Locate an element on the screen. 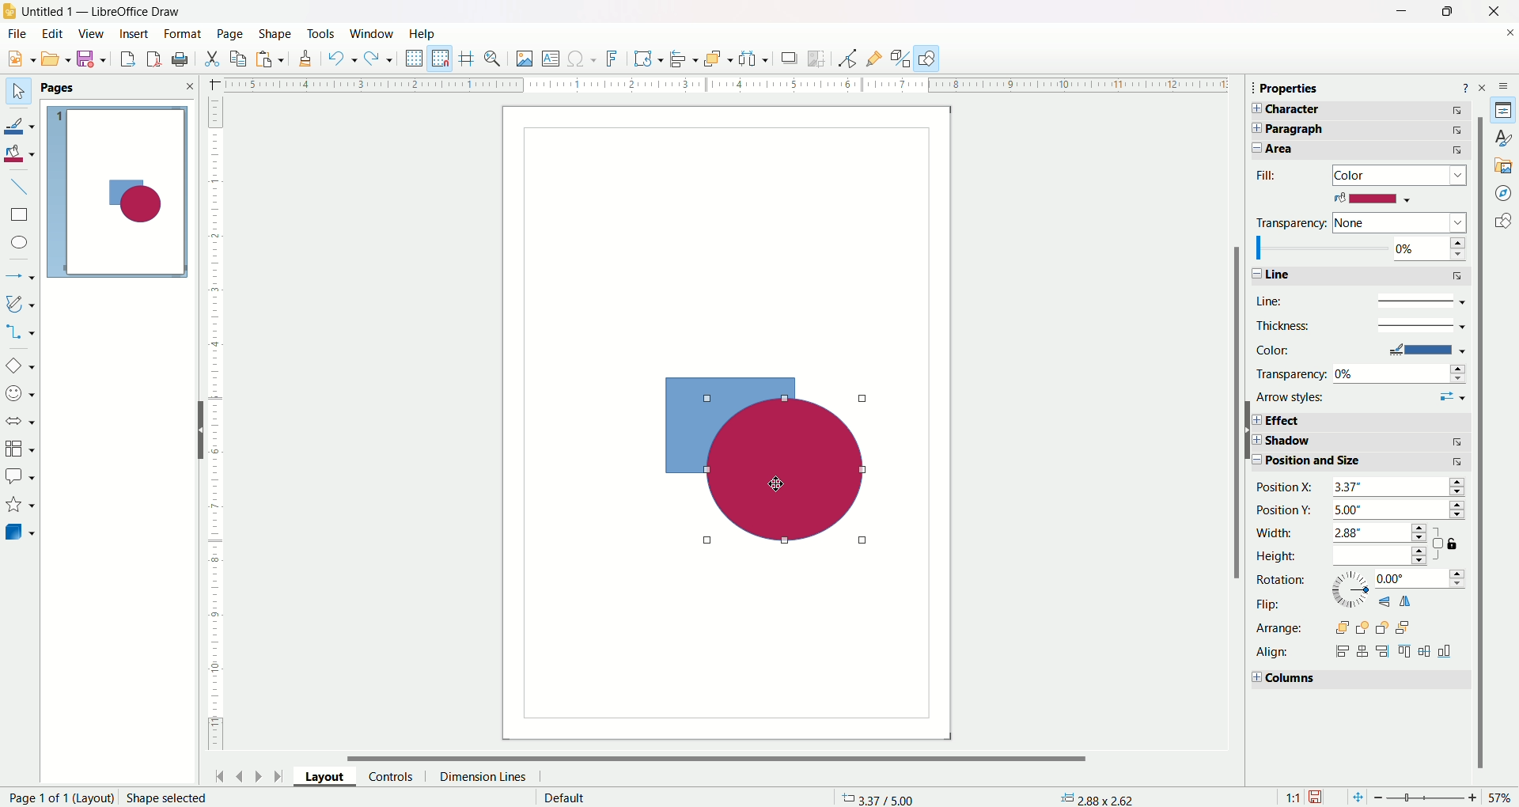  navigator is located at coordinates (1504, 191).